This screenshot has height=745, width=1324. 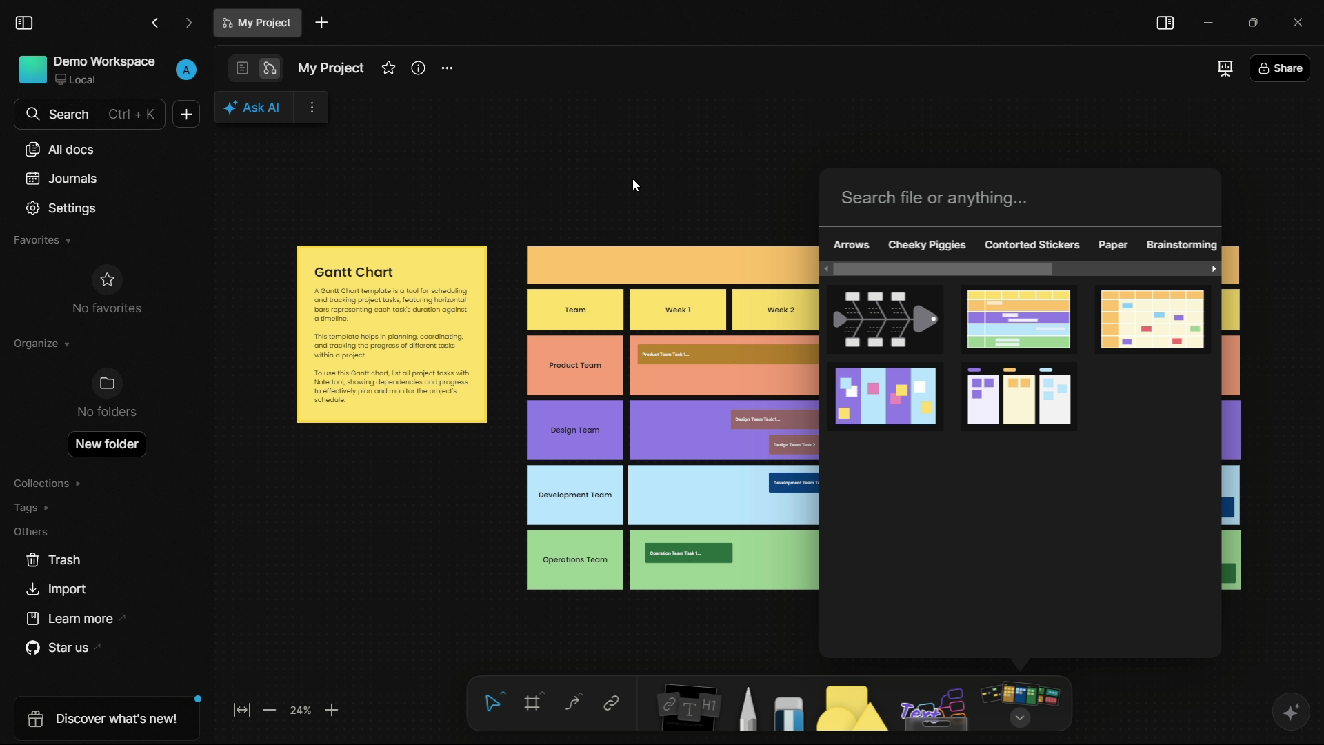 What do you see at coordinates (321, 22) in the screenshot?
I see `add document` at bounding box center [321, 22].